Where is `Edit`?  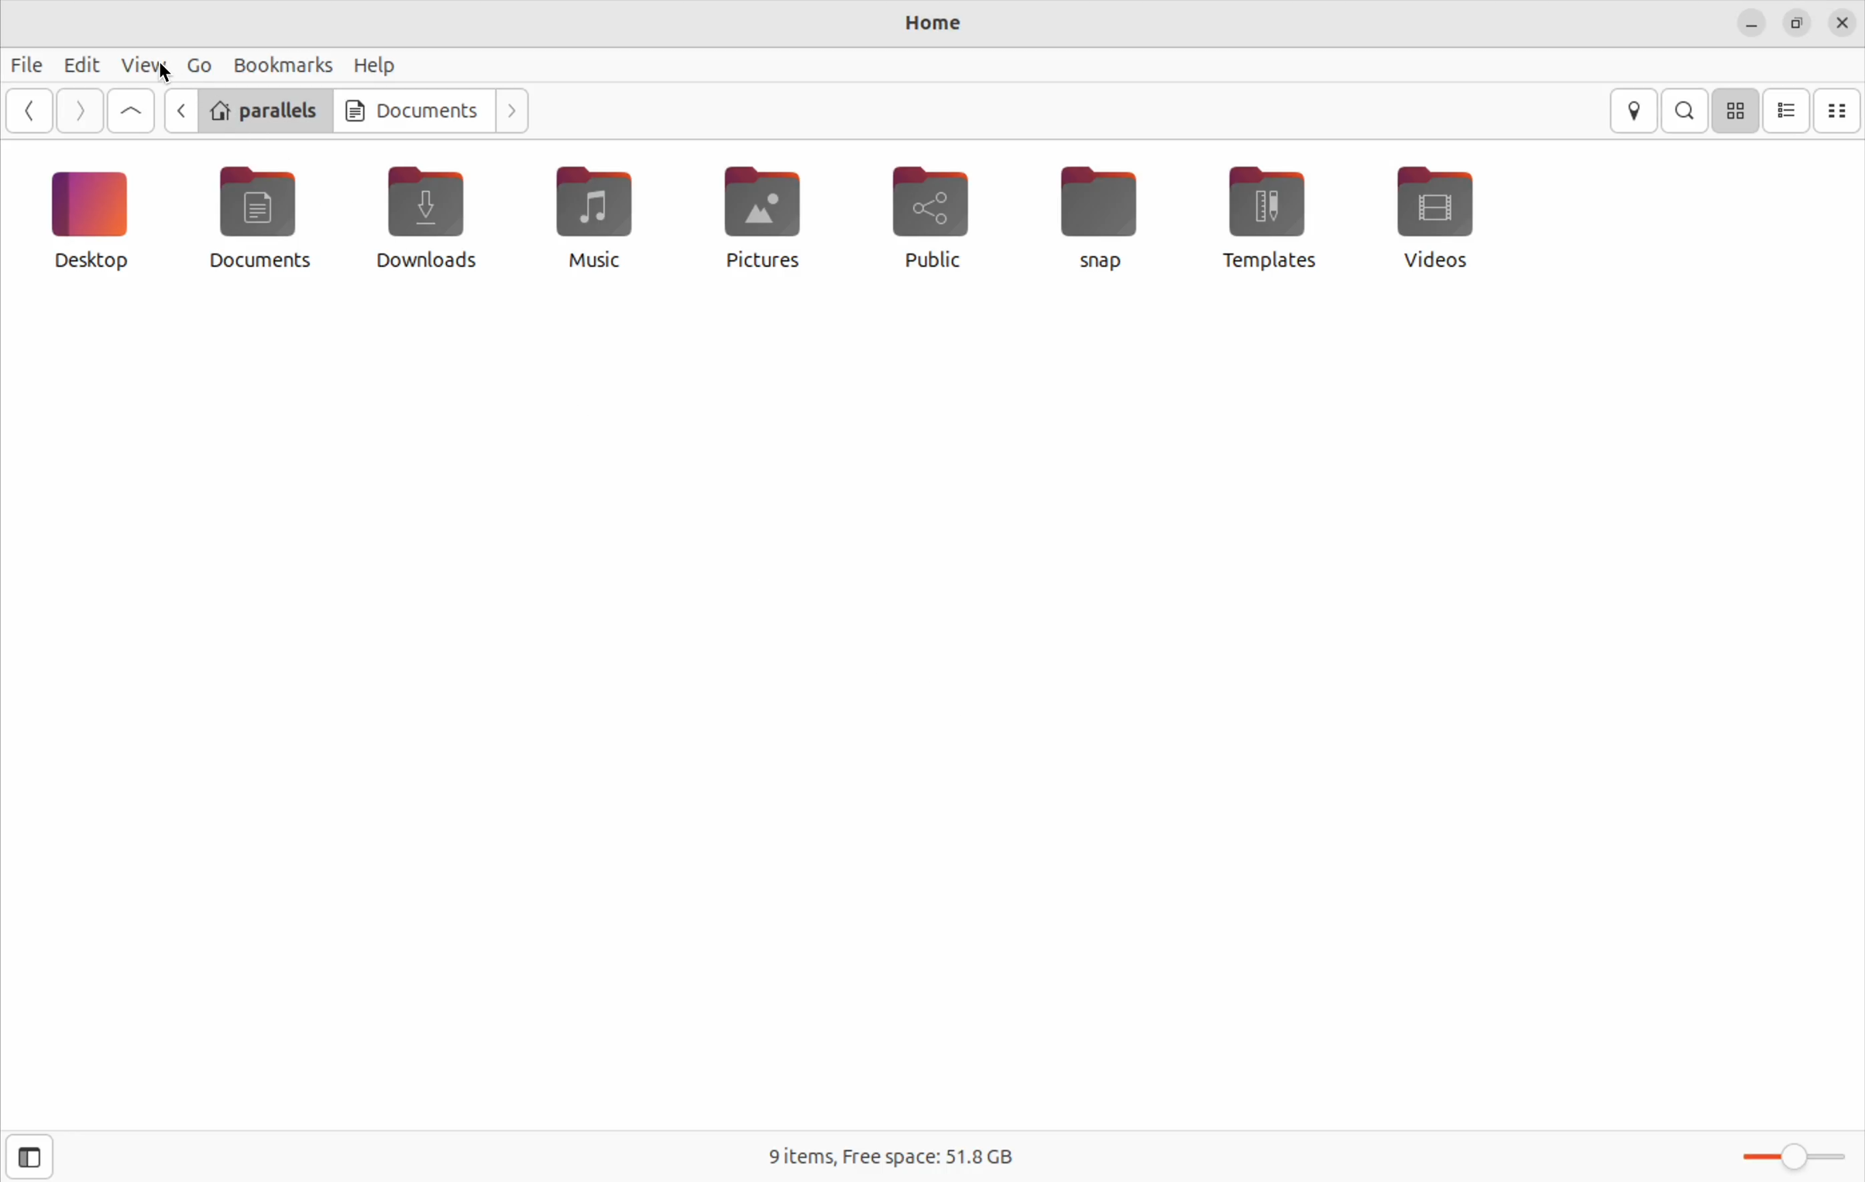 Edit is located at coordinates (78, 65).